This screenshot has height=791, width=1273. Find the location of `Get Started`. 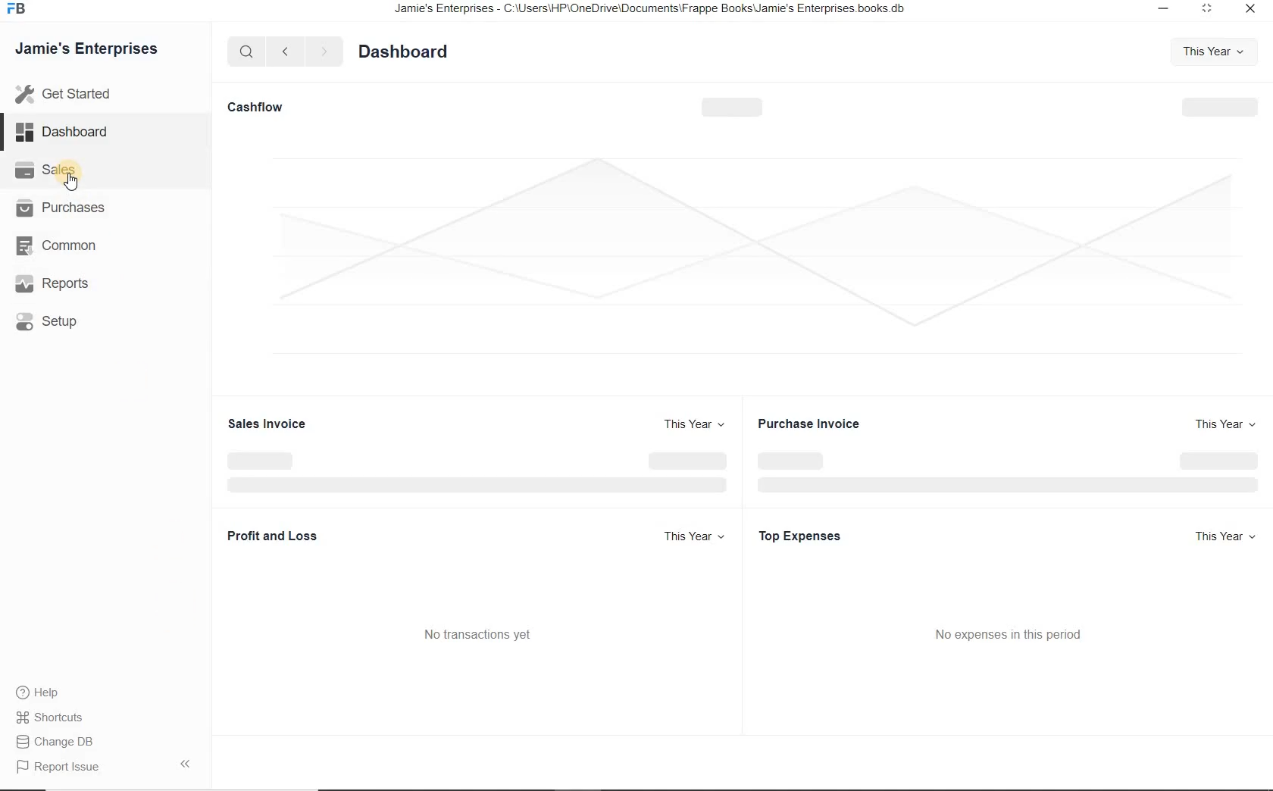

Get Started is located at coordinates (64, 95).